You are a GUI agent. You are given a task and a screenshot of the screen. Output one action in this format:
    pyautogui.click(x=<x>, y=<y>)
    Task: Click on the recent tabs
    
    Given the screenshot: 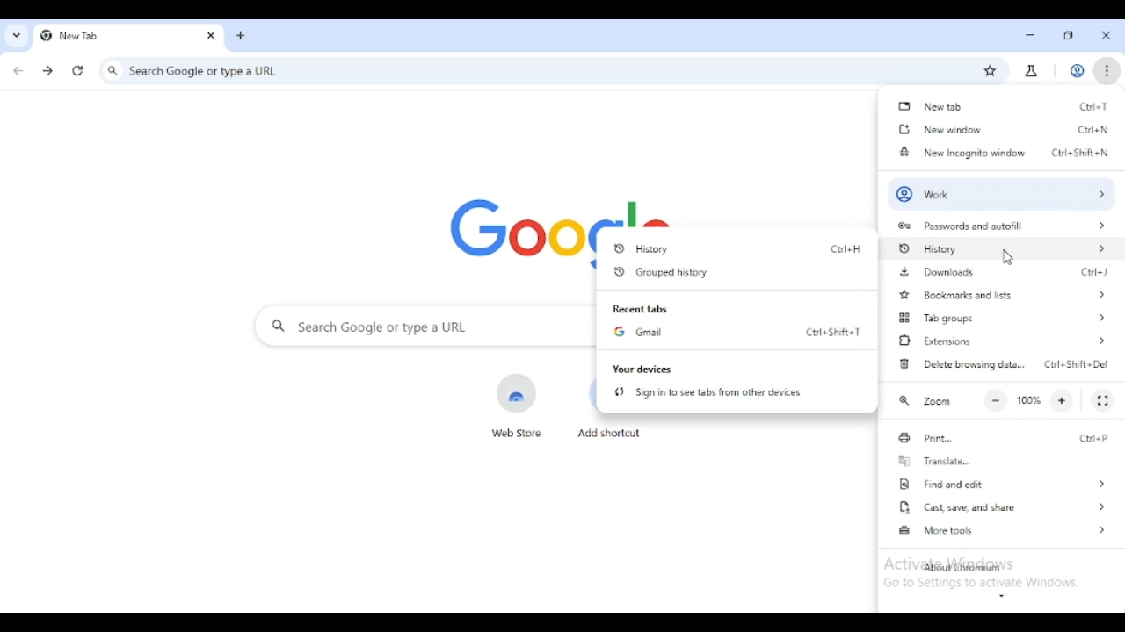 What is the action you would take?
    pyautogui.click(x=639, y=309)
    